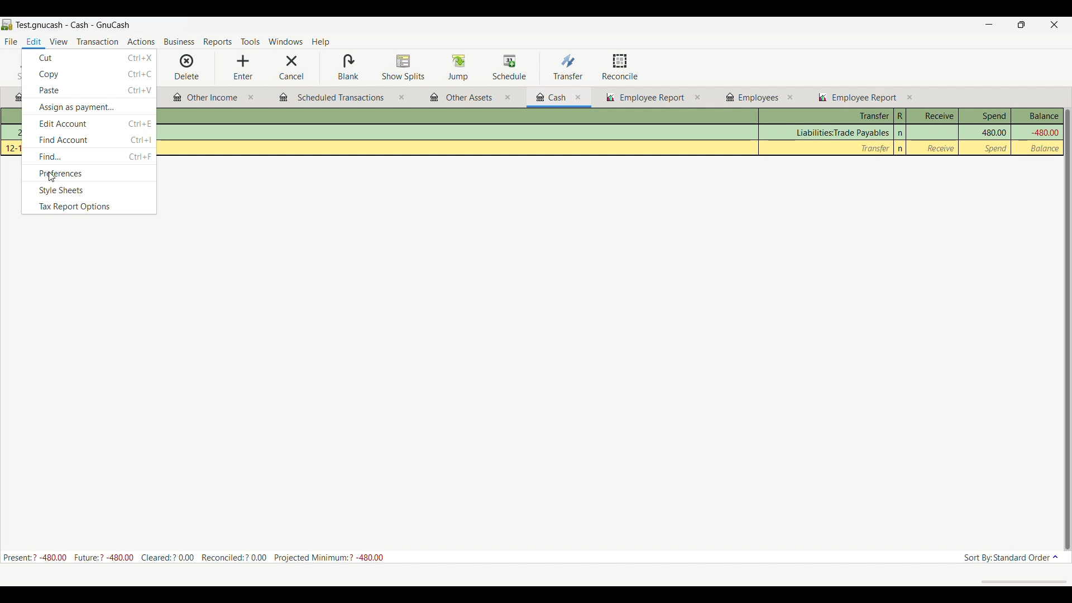 The height and width of the screenshot is (603, 1072). What do you see at coordinates (286, 41) in the screenshot?
I see `Windows menu` at bounding box center [286, 41].